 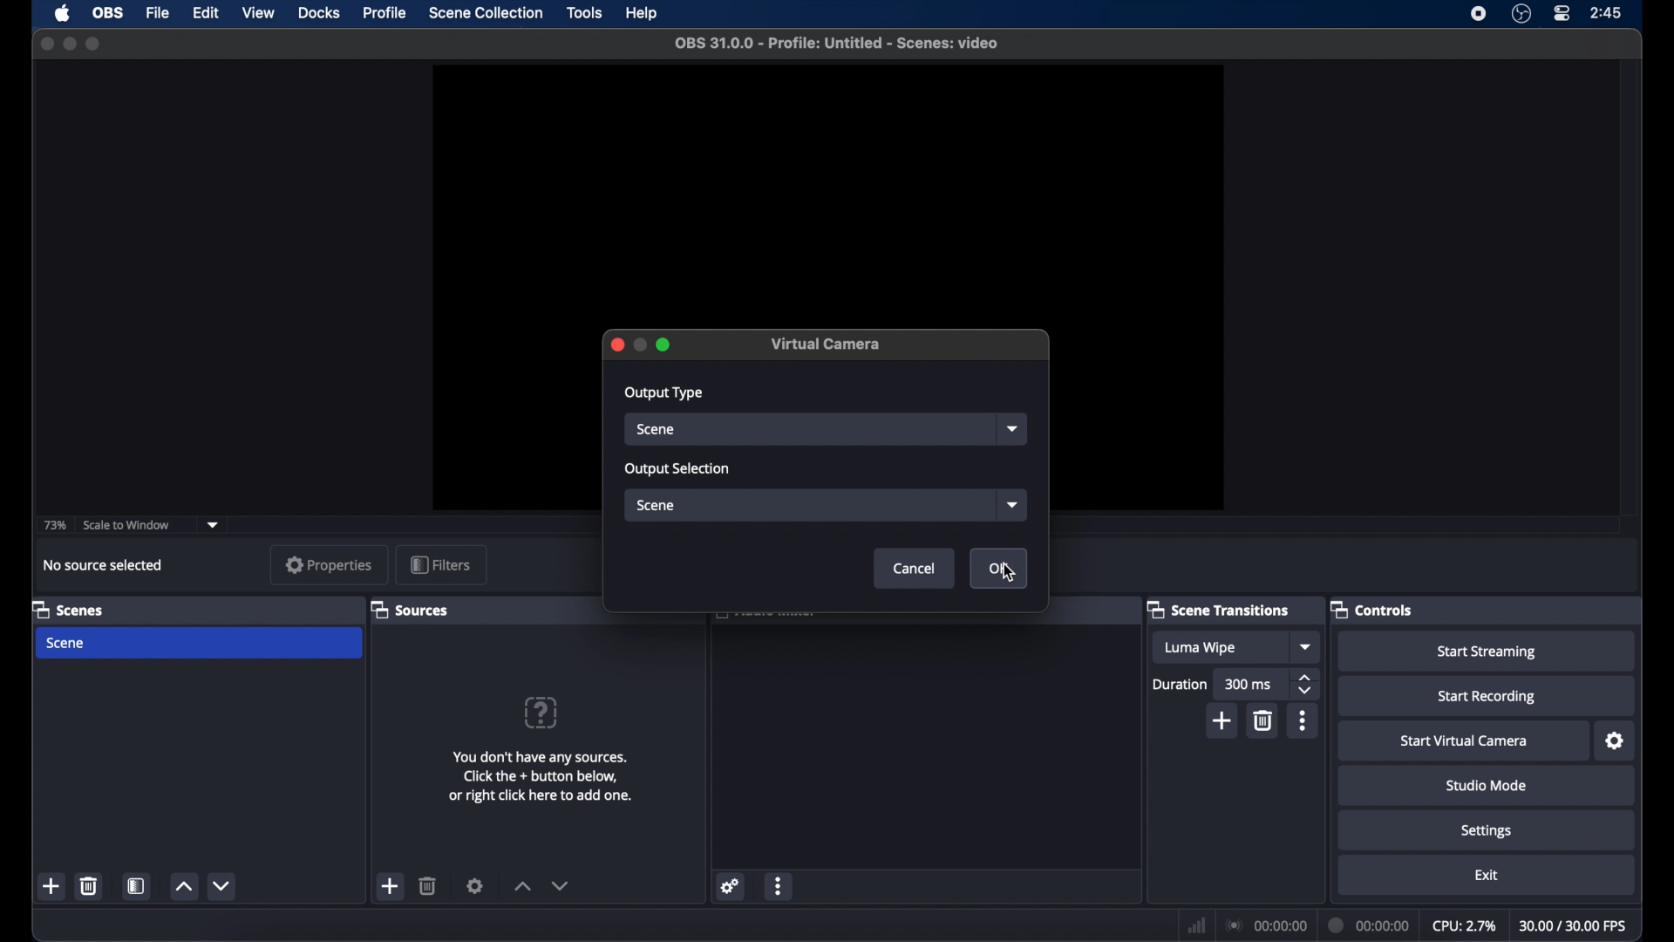 I want to click on duration, so click(x=1181, y=686).